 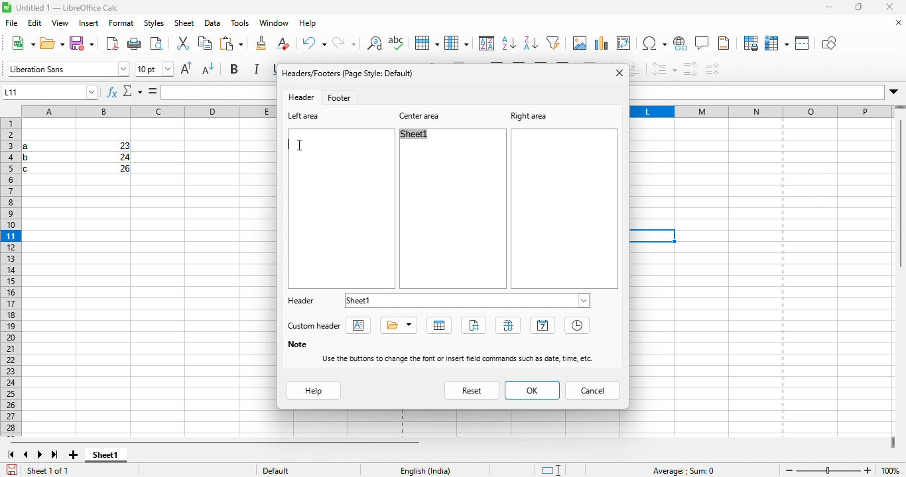 What do you see at coordinates (190, 71) in the screenshot?
I see `increase font size` at bounding box center [190, 71].